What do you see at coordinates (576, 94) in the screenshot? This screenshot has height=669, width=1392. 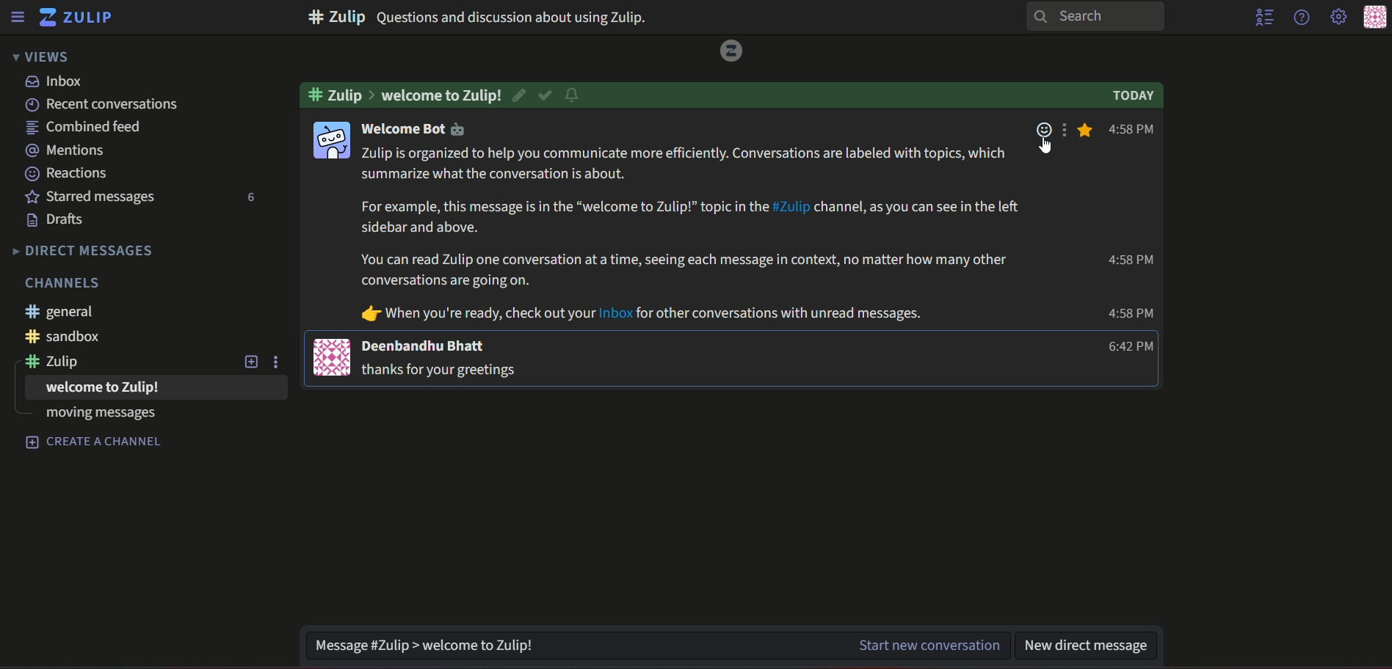 I see `notification` at bounding box center [576, 94].